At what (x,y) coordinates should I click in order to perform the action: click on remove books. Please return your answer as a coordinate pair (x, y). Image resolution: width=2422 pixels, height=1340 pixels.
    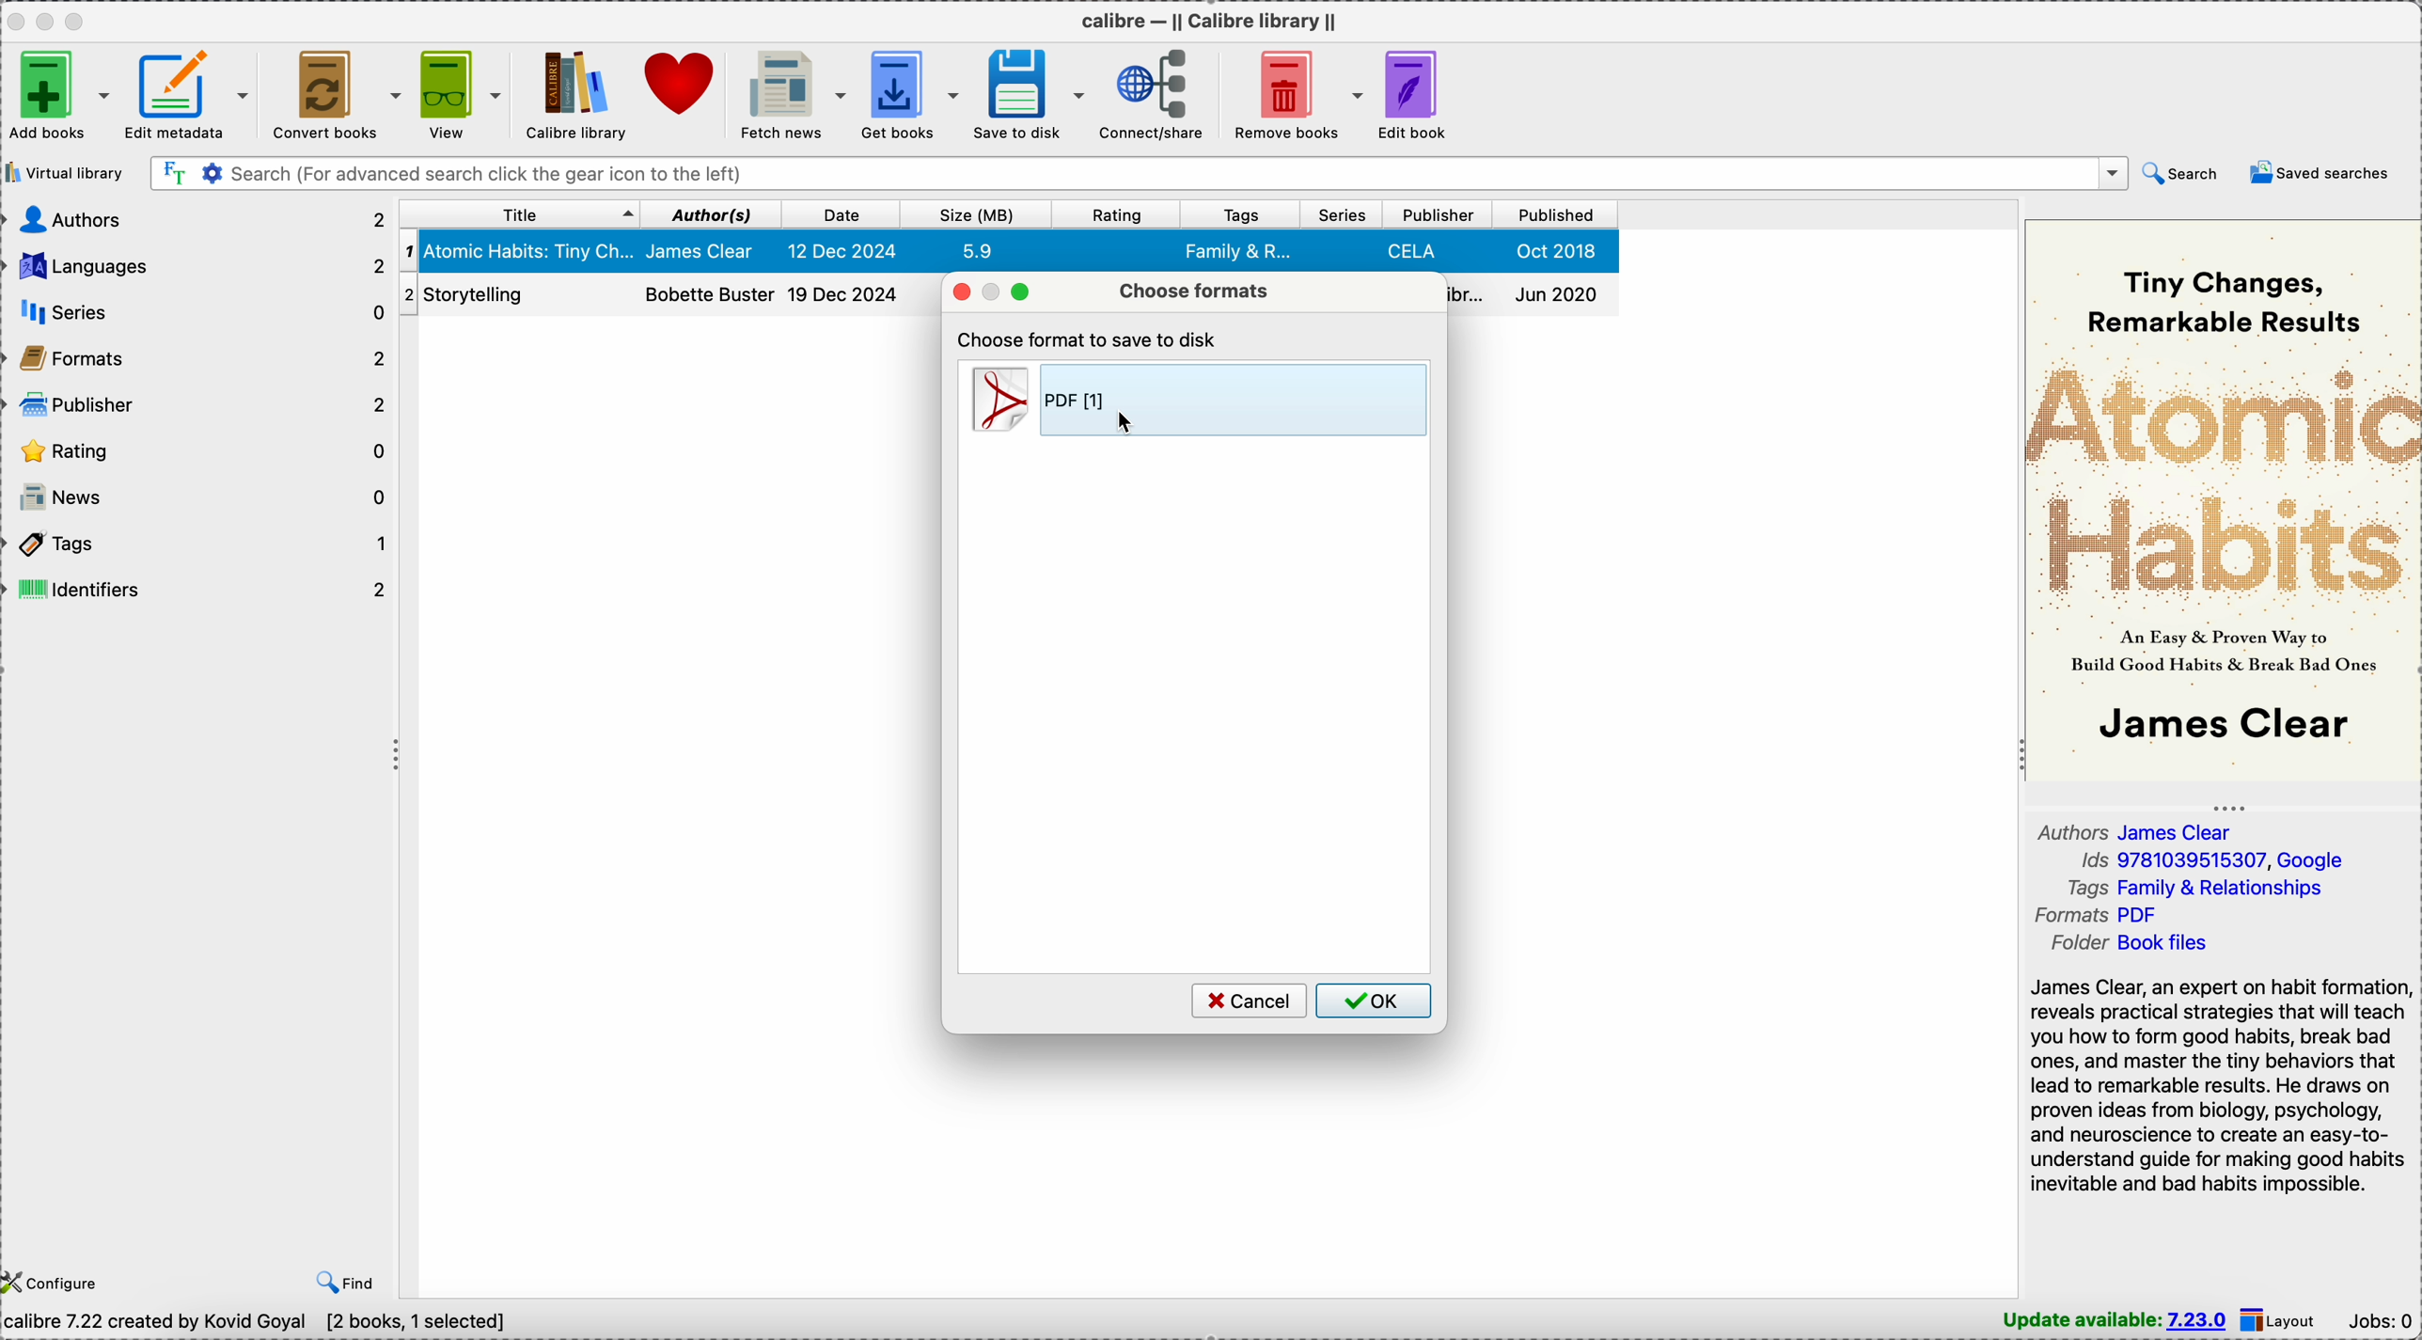
    Looking at the image, I should click on (1294, 93).